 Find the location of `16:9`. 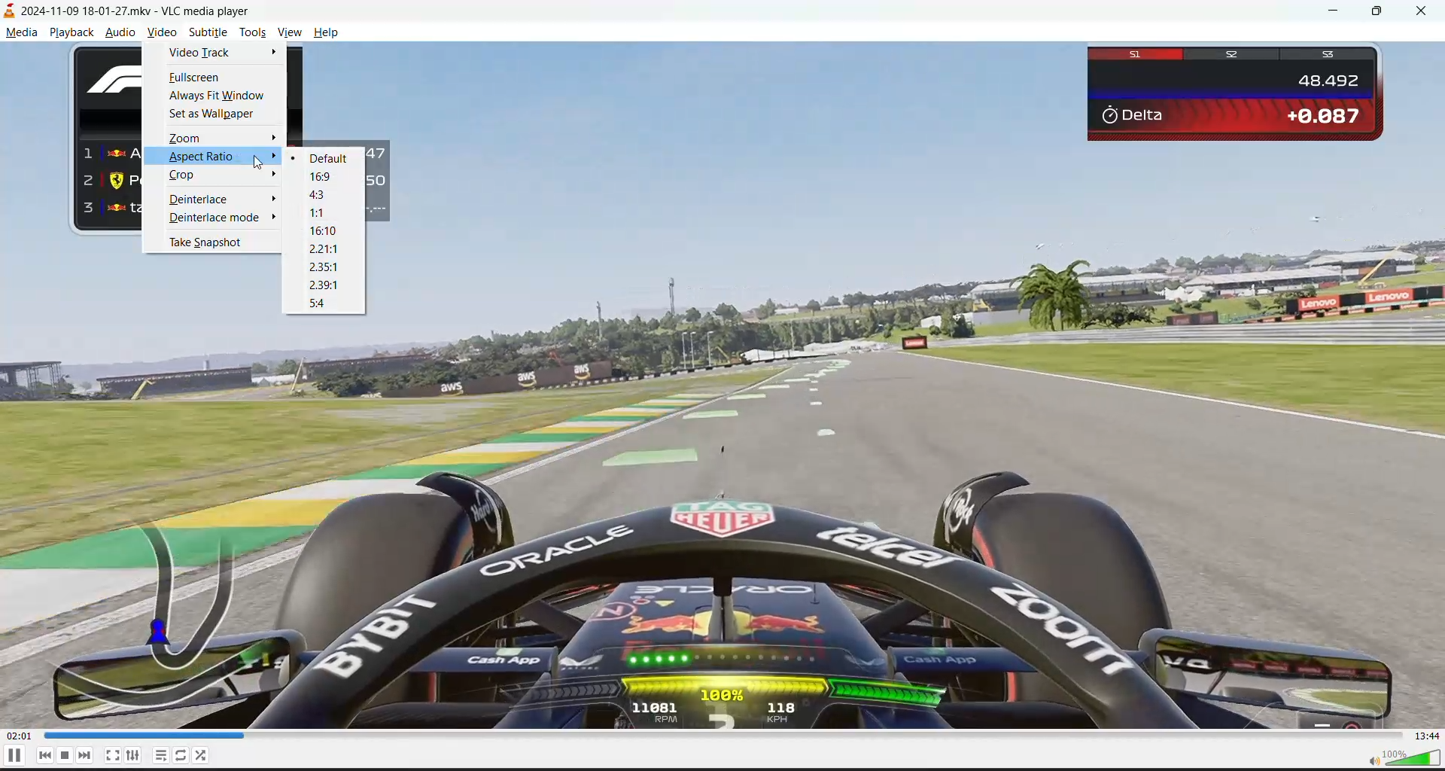

16:9 is located at coordinates (323, 177).